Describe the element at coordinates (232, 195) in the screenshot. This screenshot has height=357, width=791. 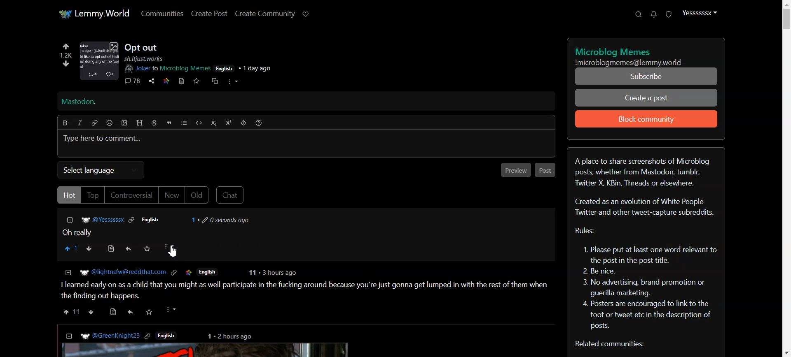
I see `Chat` at that location.